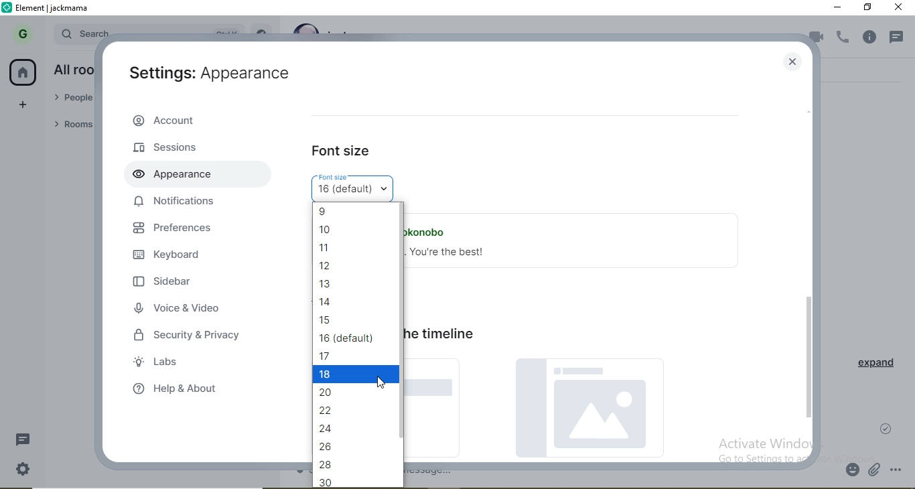 This screenshot has height=489, width=915. What do you see at coordinates (73, 99) in the screenshot?
I see `people` at bounding box center [73, 99].